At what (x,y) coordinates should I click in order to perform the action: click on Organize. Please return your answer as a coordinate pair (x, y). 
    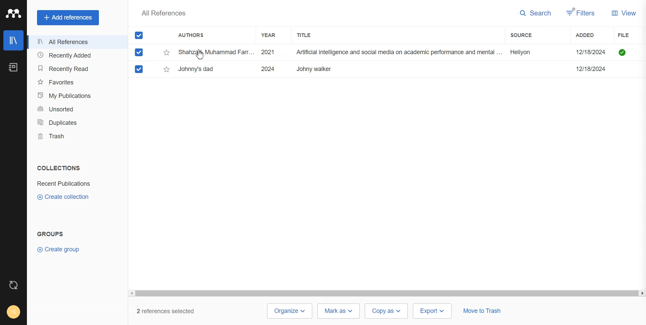
    Looking at the image, I should click on (289, 311).